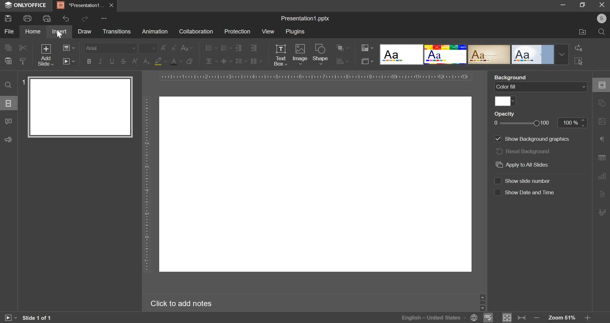 This screenshot has width=610, height=323. I want to click on font, so click(110, 48).